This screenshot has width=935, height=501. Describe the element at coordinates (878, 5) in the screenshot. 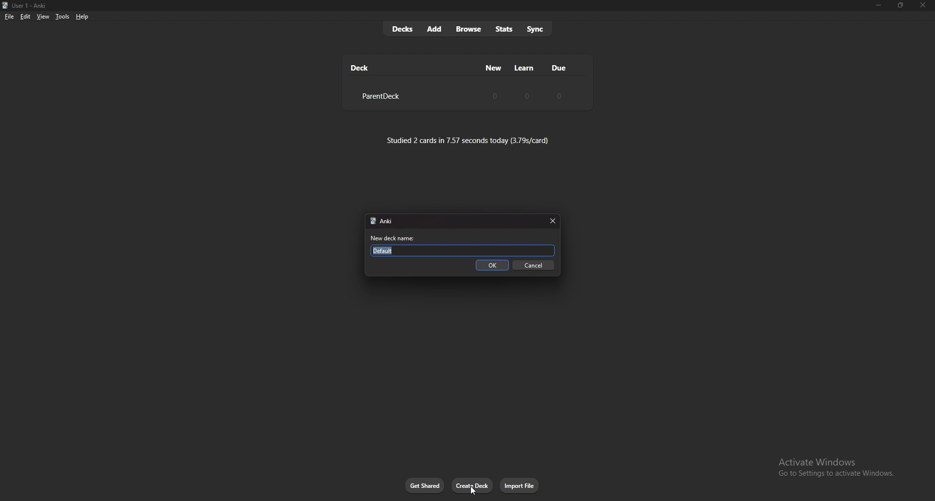

I see `minimize` at that location.